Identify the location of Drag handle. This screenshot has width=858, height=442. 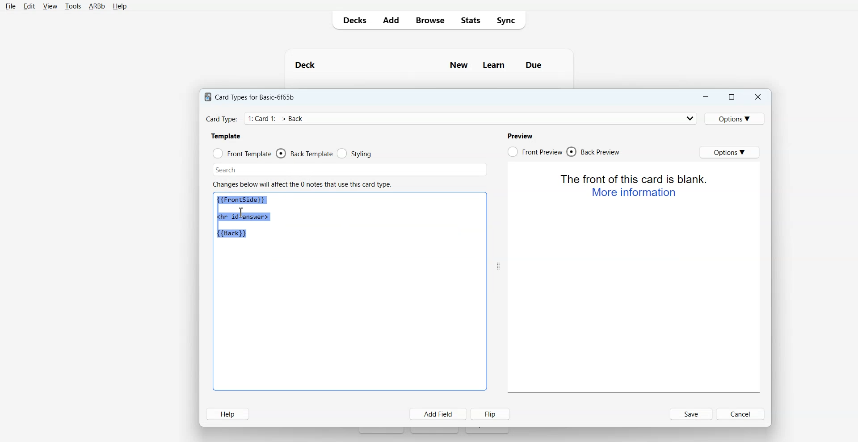
(498, 266).